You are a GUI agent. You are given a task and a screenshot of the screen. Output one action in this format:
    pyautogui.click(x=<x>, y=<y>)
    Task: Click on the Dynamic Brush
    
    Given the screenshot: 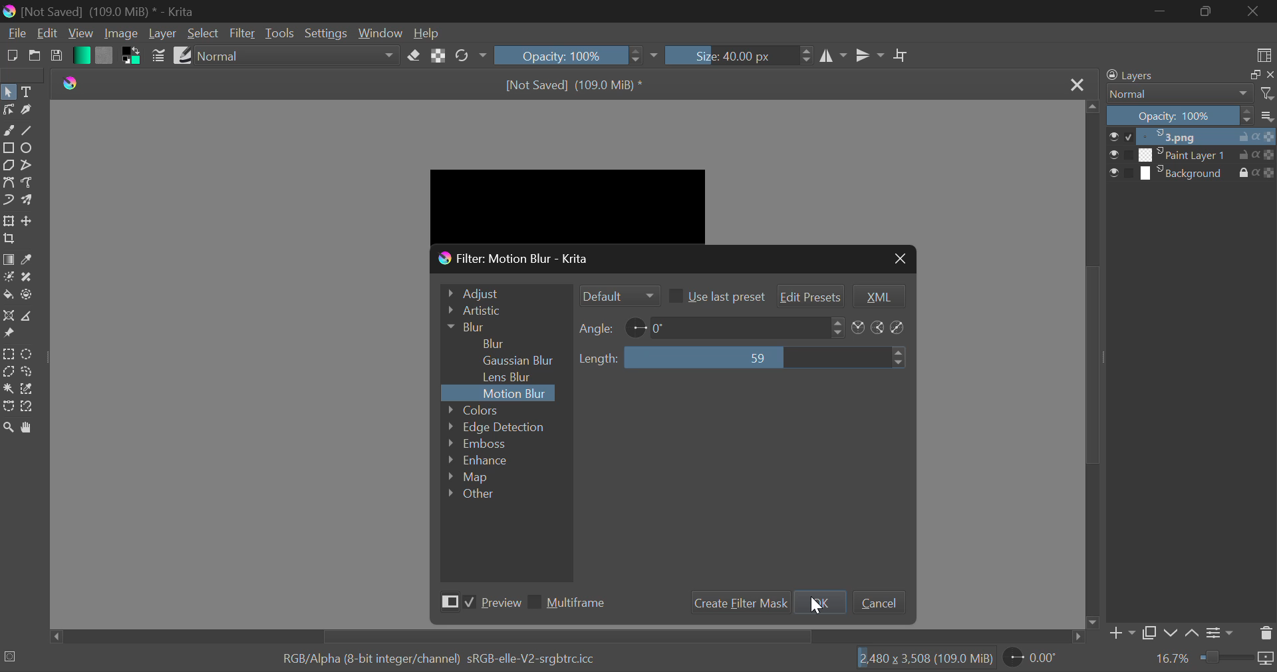 What is the action you would take?
    pyautogui.click(x=8, y=201)
    